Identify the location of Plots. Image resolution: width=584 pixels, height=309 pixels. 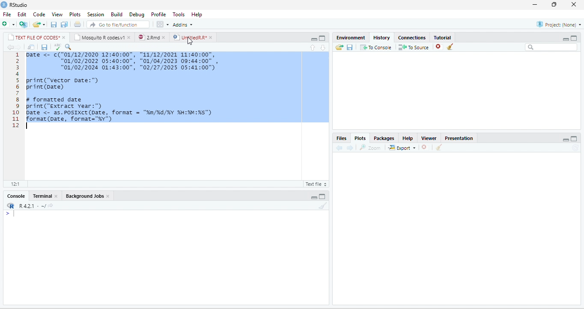
(75, 15).